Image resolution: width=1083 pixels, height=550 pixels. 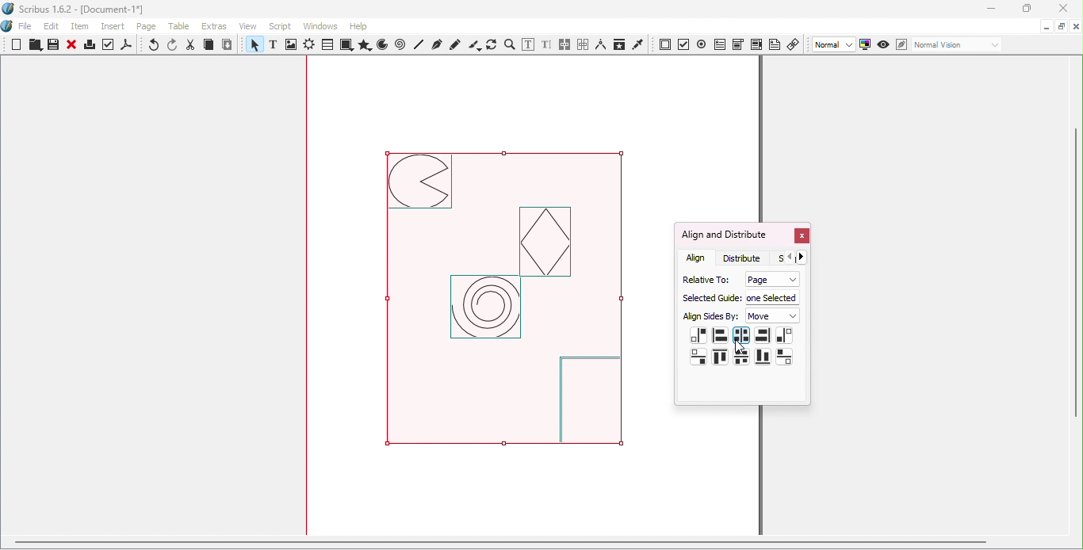 I want to click on Close, so click(x=801, y=237).